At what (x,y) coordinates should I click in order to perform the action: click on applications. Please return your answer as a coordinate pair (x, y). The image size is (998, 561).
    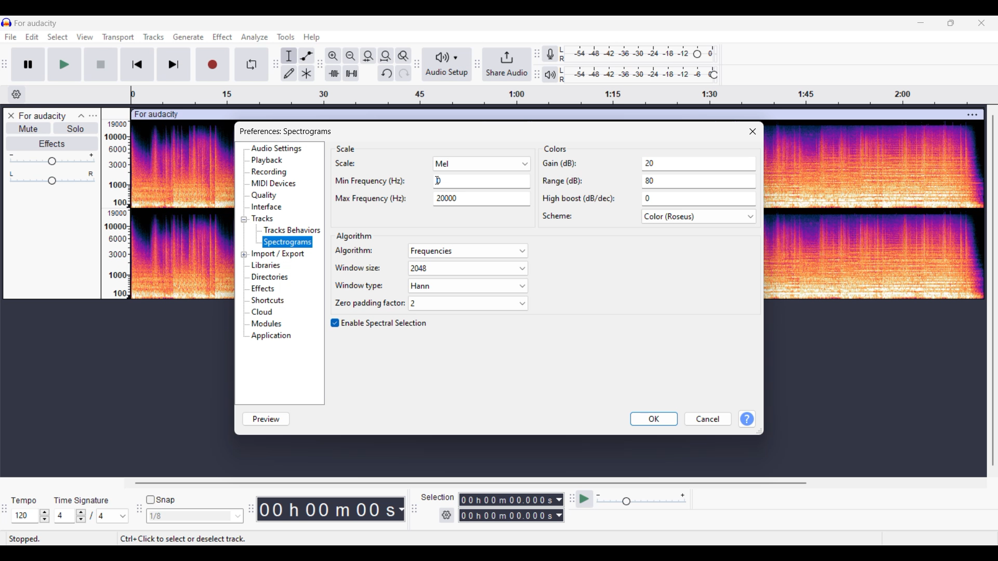
    Looking at the image, I should click on (273, 336).